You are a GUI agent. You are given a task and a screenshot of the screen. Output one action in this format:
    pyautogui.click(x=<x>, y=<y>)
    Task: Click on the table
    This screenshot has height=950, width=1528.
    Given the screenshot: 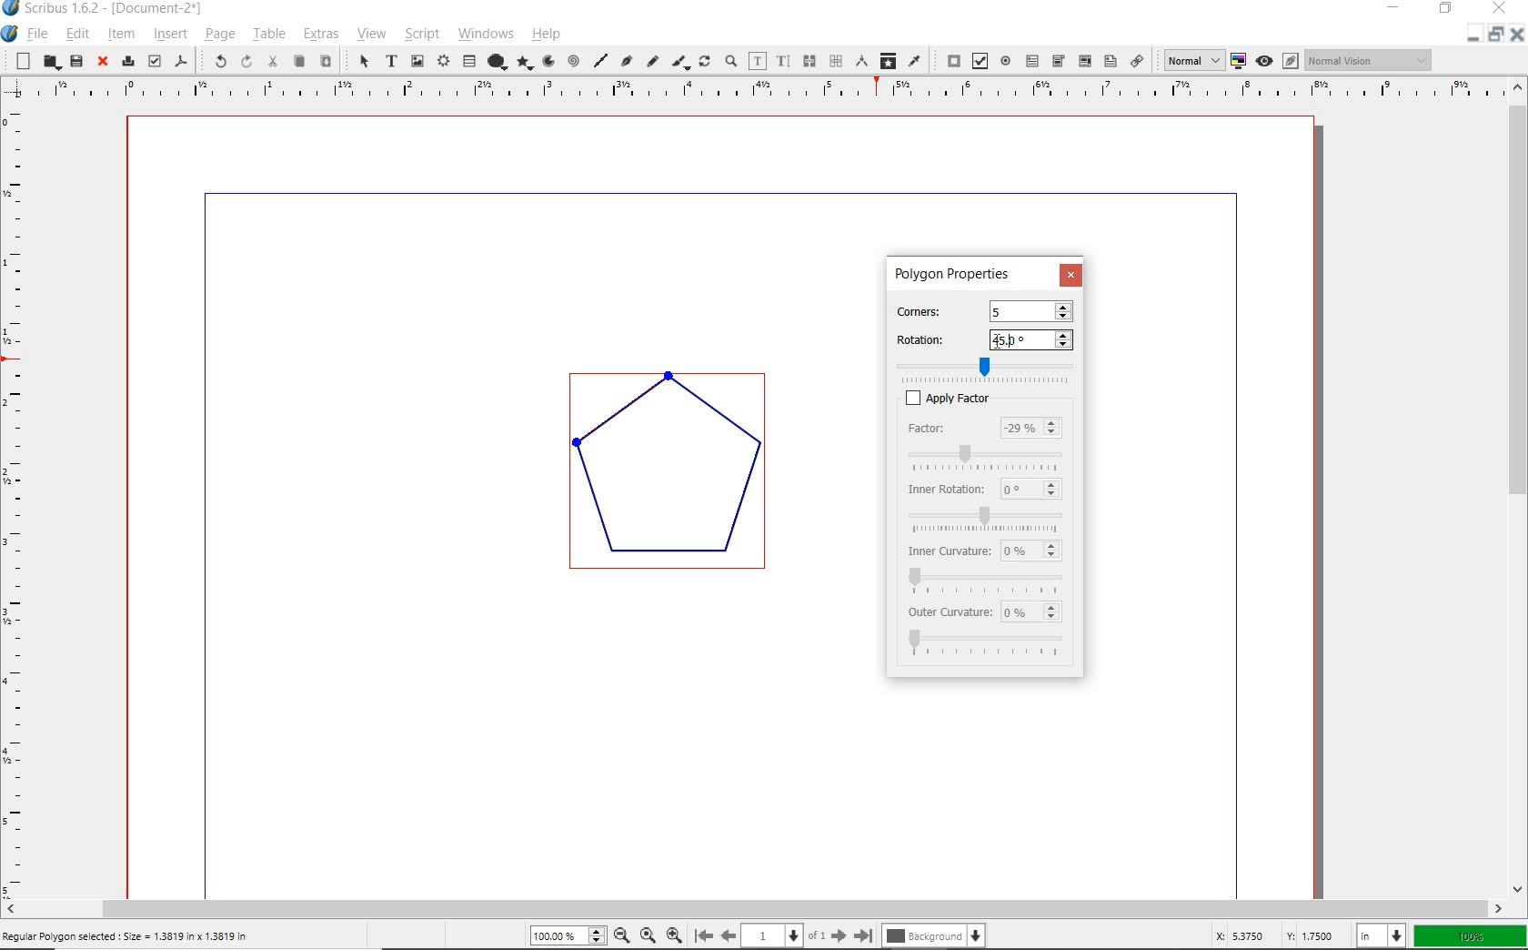 What is the action you would take?
    pyautogui.click(x=470, y=61)
    